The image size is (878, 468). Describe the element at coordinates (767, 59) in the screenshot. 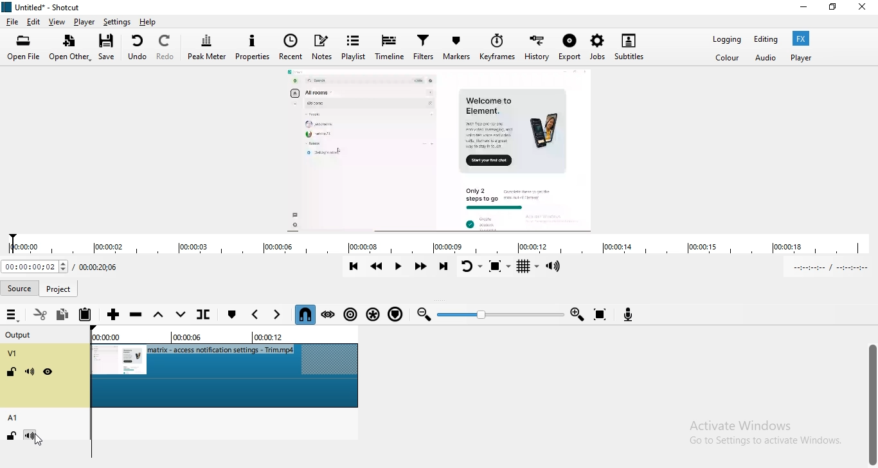

I see `Audio` at that location.